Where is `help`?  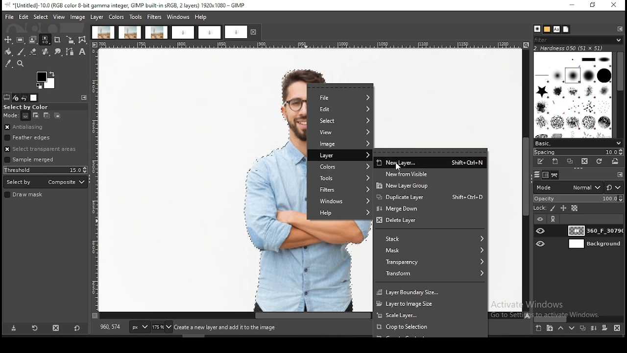 help is located at coordinates (202, 17).